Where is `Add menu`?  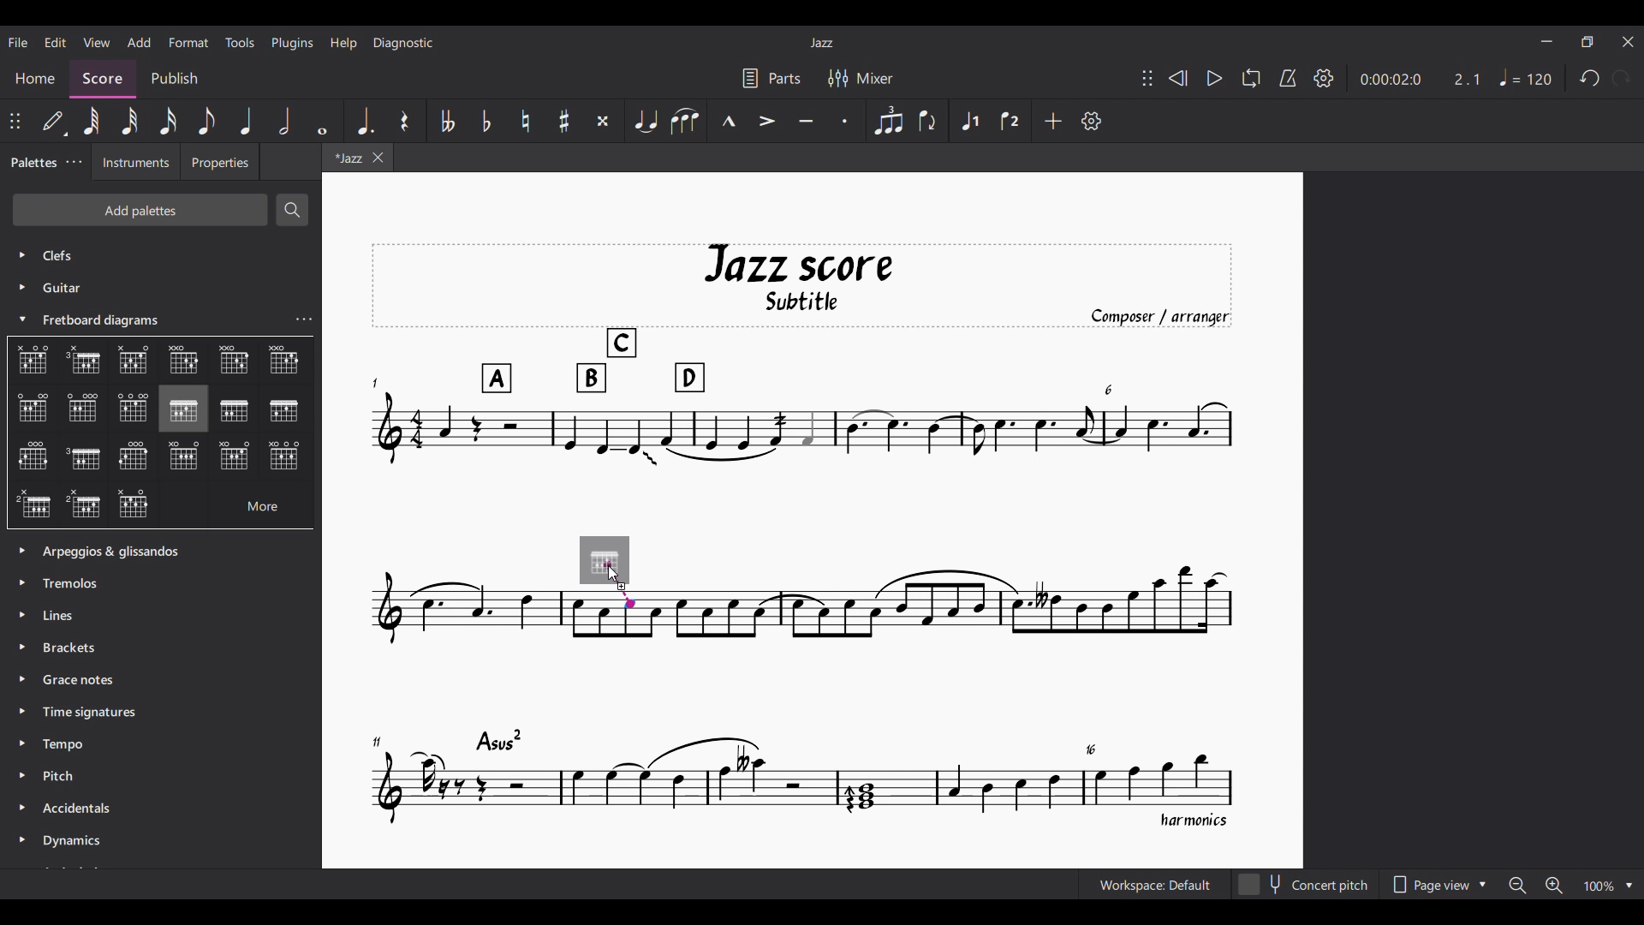 Add menu is located at coordinates (140, 43).